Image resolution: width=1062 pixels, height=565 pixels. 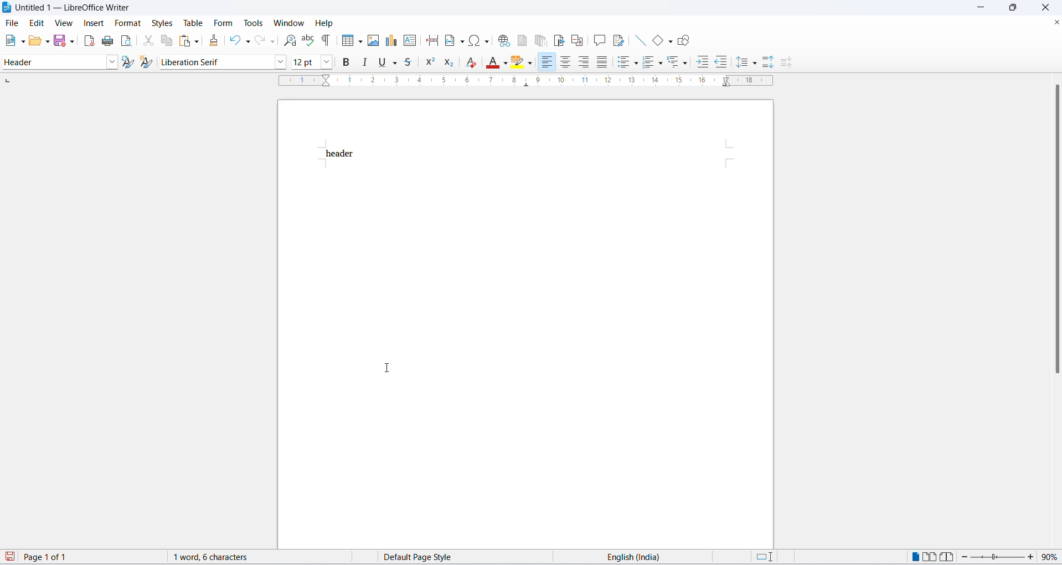 What do you see at coordinates (254, 22) in the screenshot?
I see `tools` at bounding box center [254, 22].